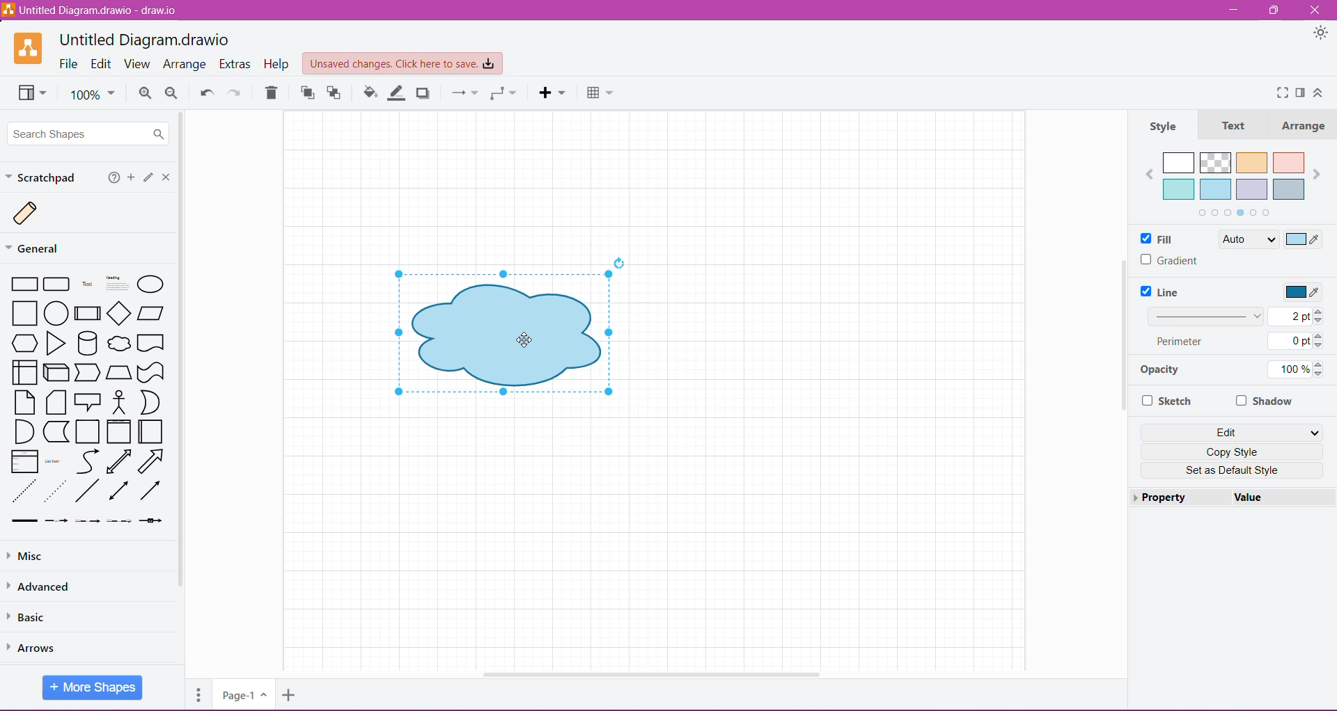 The height and width of the screenshot is (711, 1337). I want to click on Line, so click(1162, 292).